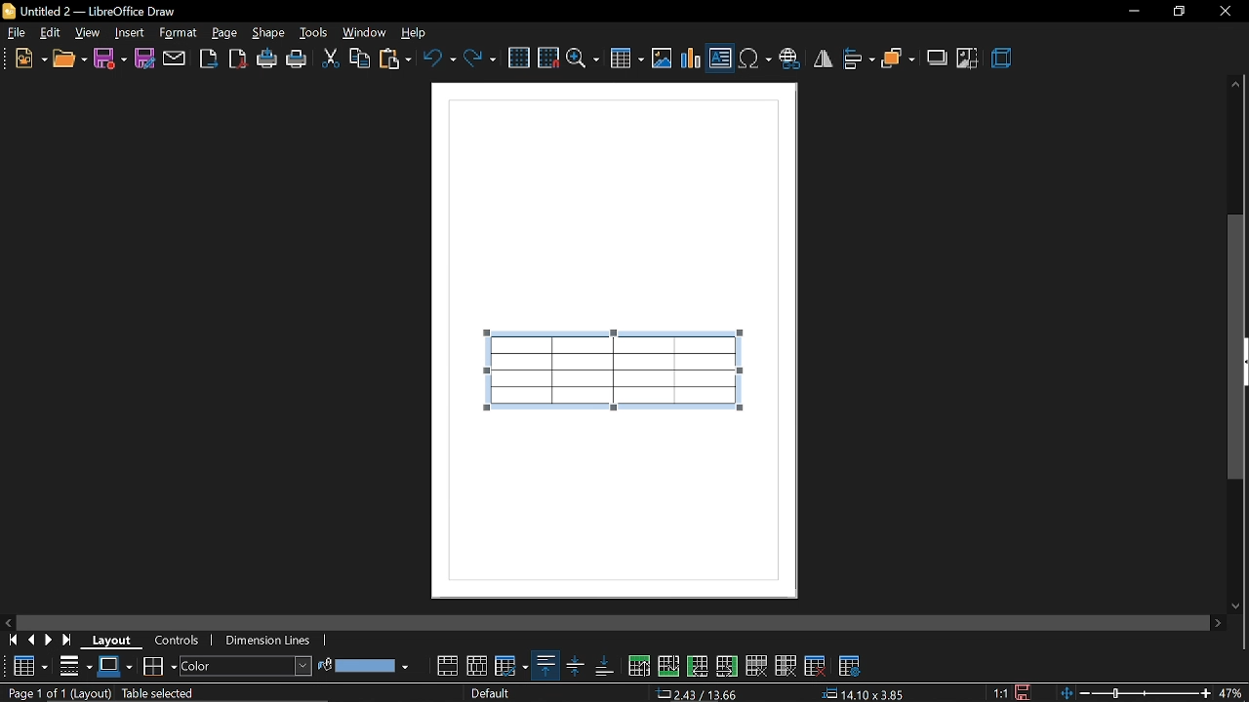 This screenshot has width=1249, height=702. I want to click on close, so click(1224, 14).